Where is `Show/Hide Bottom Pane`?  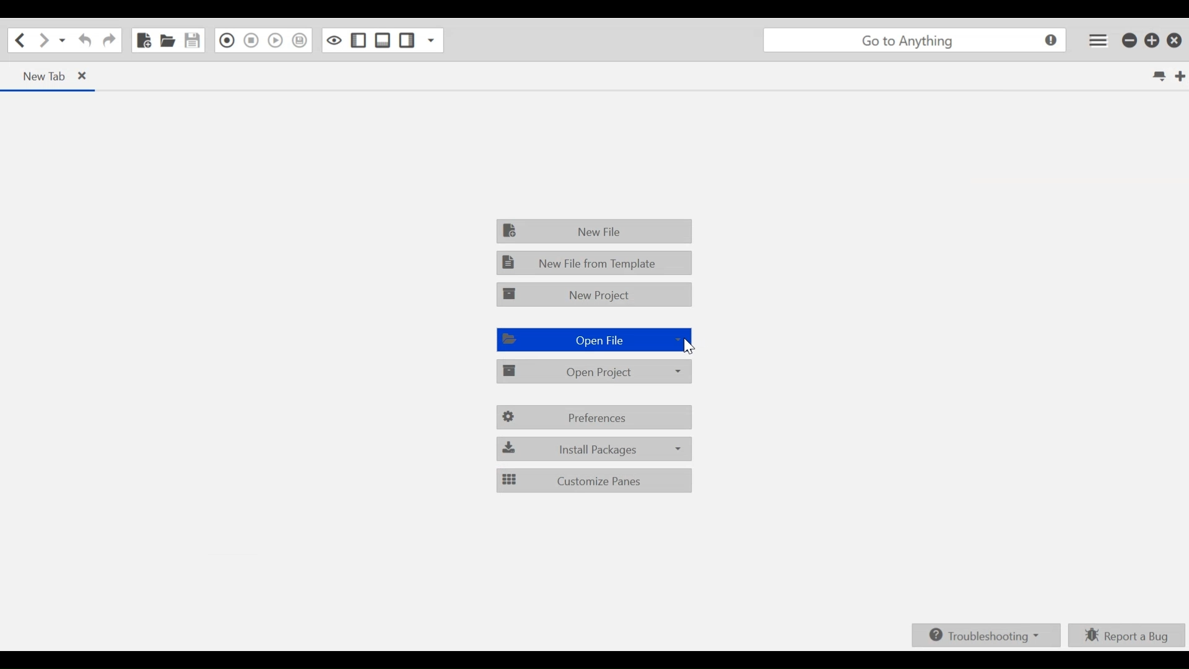 Show/Hide Bottom Pane is located at coordinates (383, 41).